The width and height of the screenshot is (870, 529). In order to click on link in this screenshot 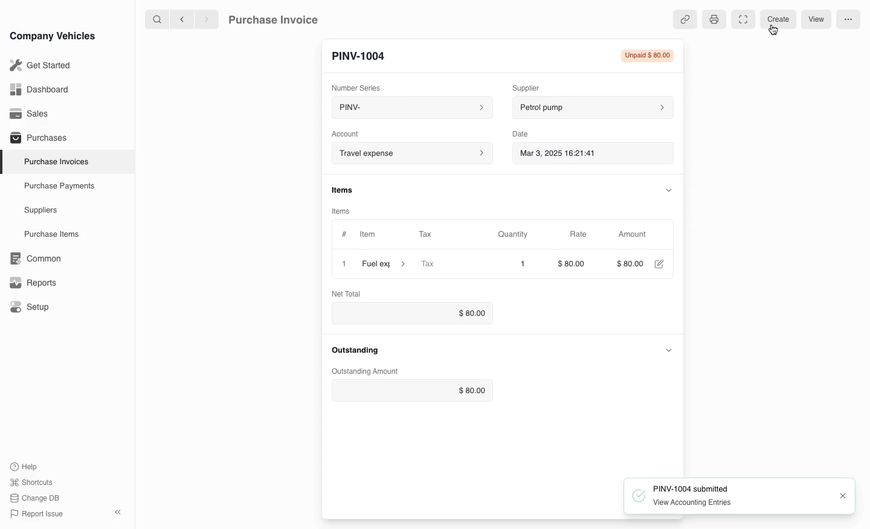, I will do `click(684, 19)`.